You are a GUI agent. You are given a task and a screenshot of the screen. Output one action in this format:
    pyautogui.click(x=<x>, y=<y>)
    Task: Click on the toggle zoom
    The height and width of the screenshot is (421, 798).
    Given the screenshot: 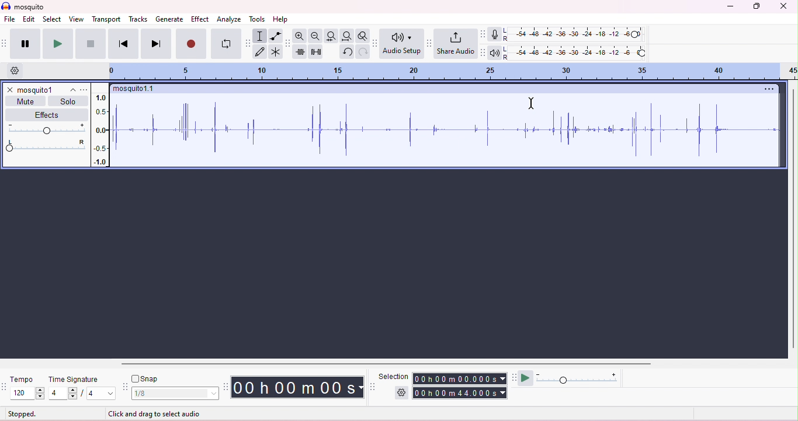 What is the action you would take?
    pyautogui.click(x=363, y=35)
    